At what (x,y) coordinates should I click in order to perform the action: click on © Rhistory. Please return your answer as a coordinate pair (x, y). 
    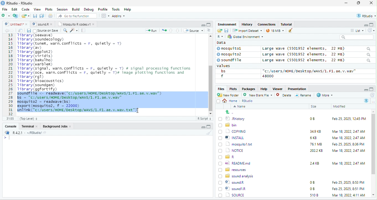
    Looking at the image, I should click on (232, 118).